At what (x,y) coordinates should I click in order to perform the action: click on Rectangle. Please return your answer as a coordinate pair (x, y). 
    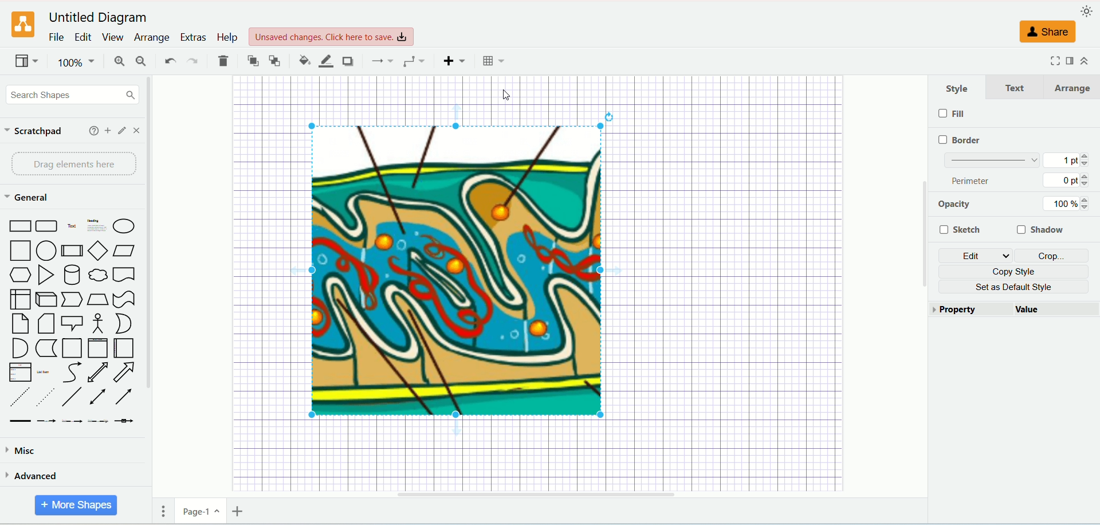
    Looking at the image, I should click on (21, 225).